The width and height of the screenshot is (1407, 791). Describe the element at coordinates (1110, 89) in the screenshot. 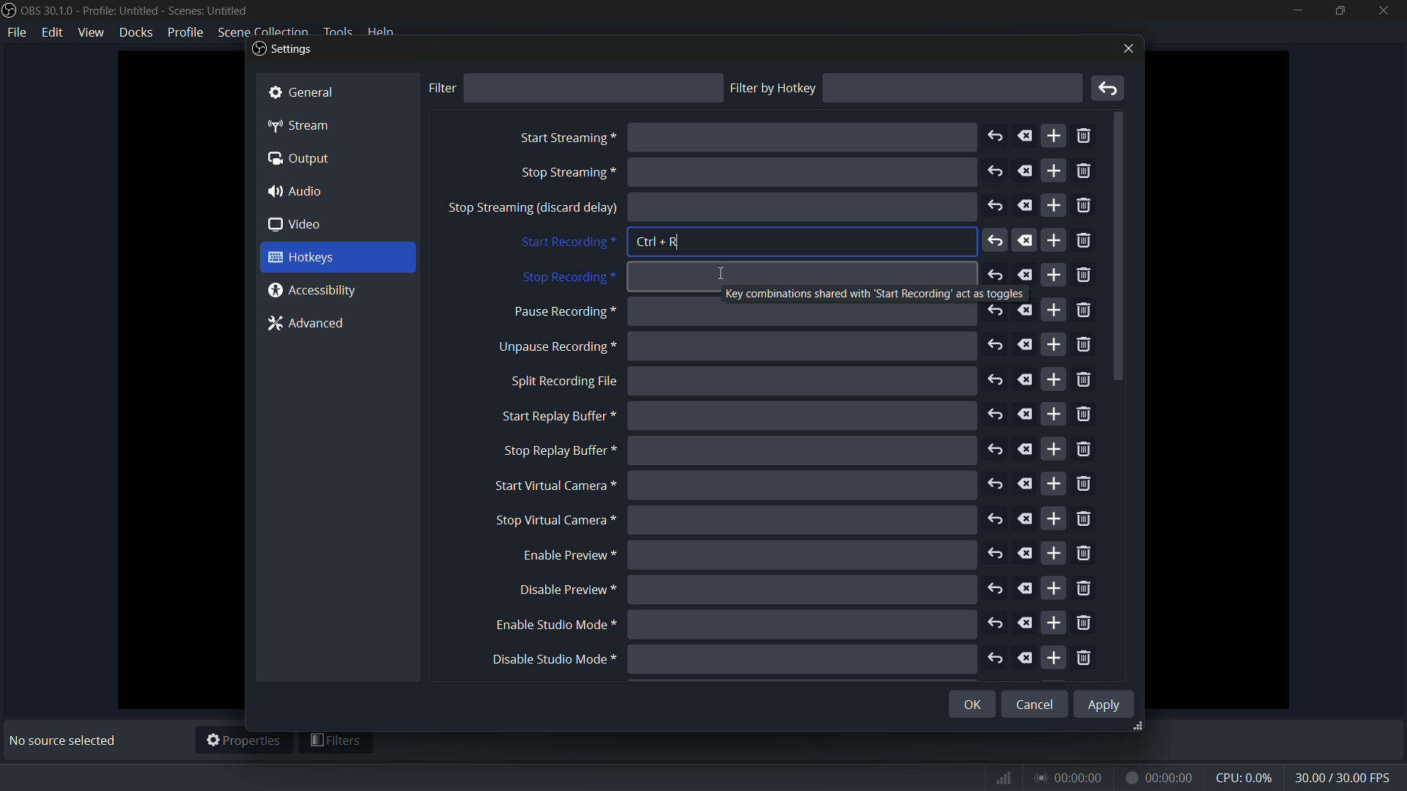

I see `remove` at that location.